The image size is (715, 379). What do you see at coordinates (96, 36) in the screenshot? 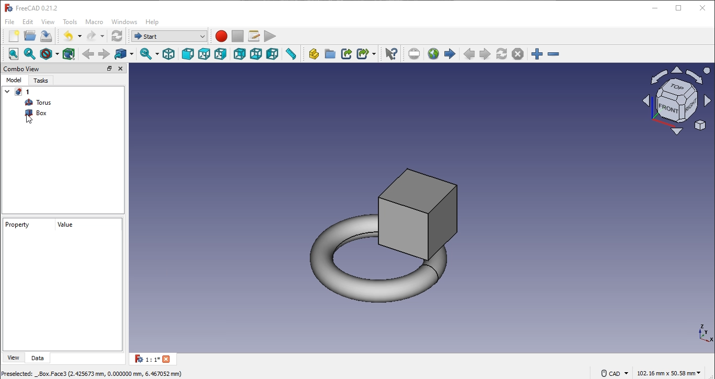
I see `redo` at bounding box center [96, 36].